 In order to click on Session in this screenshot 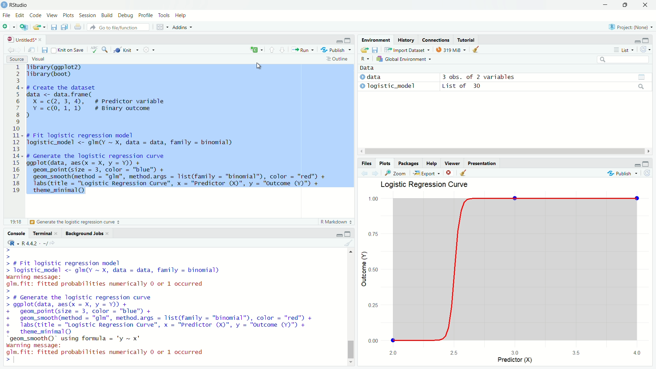, I will do `click(88, 15)`.